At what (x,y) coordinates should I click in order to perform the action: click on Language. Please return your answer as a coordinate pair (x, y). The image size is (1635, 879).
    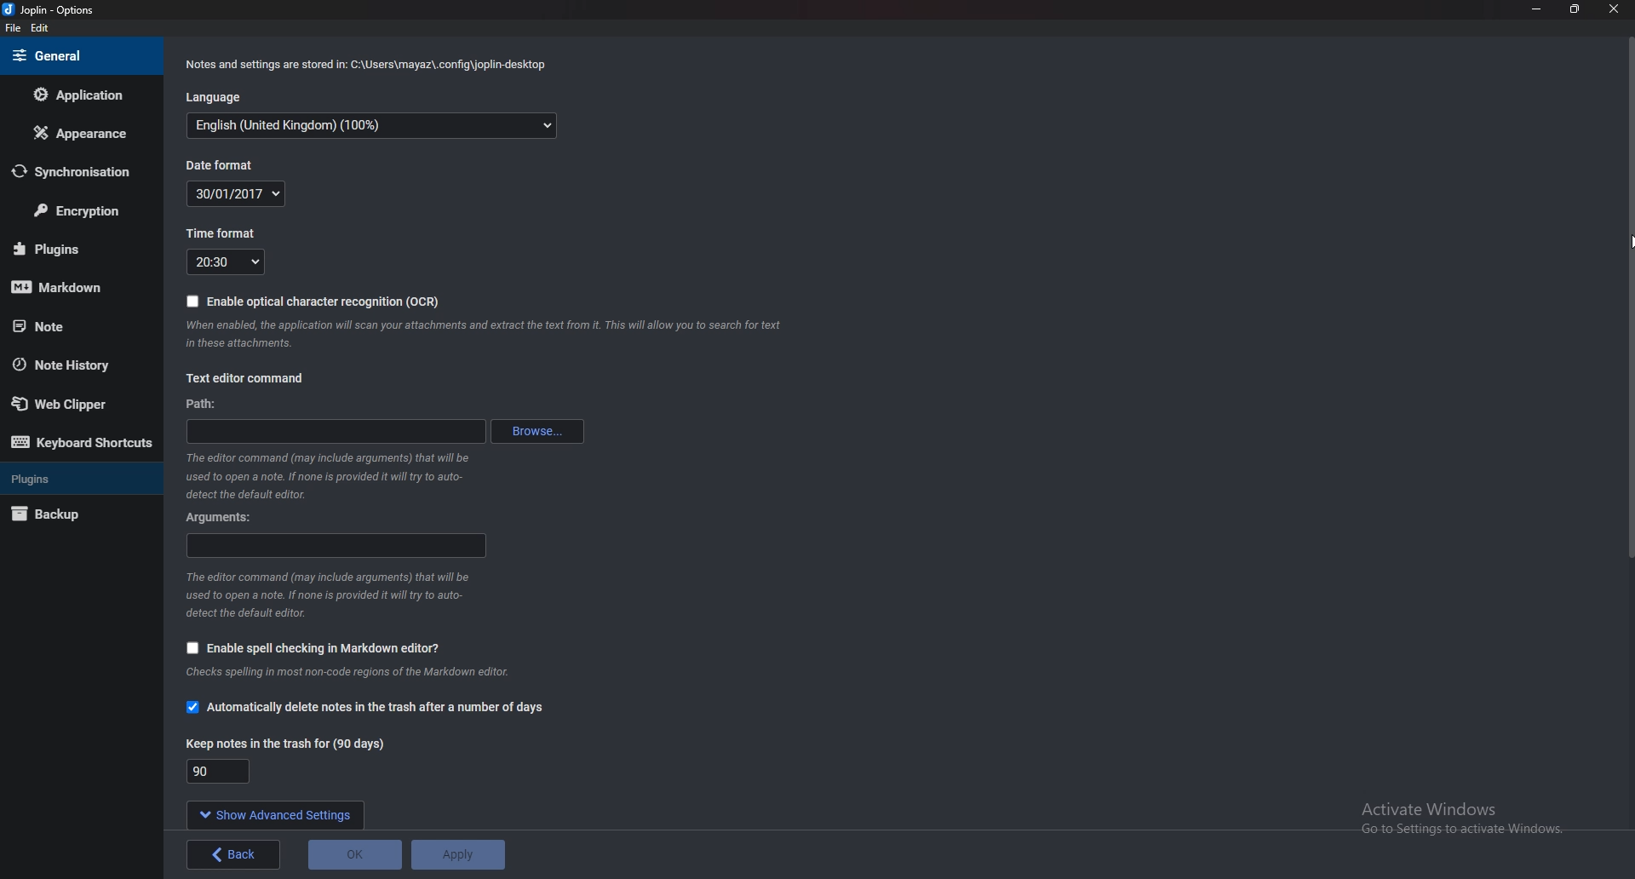
    Looking at the image, I should click on (219, 95).